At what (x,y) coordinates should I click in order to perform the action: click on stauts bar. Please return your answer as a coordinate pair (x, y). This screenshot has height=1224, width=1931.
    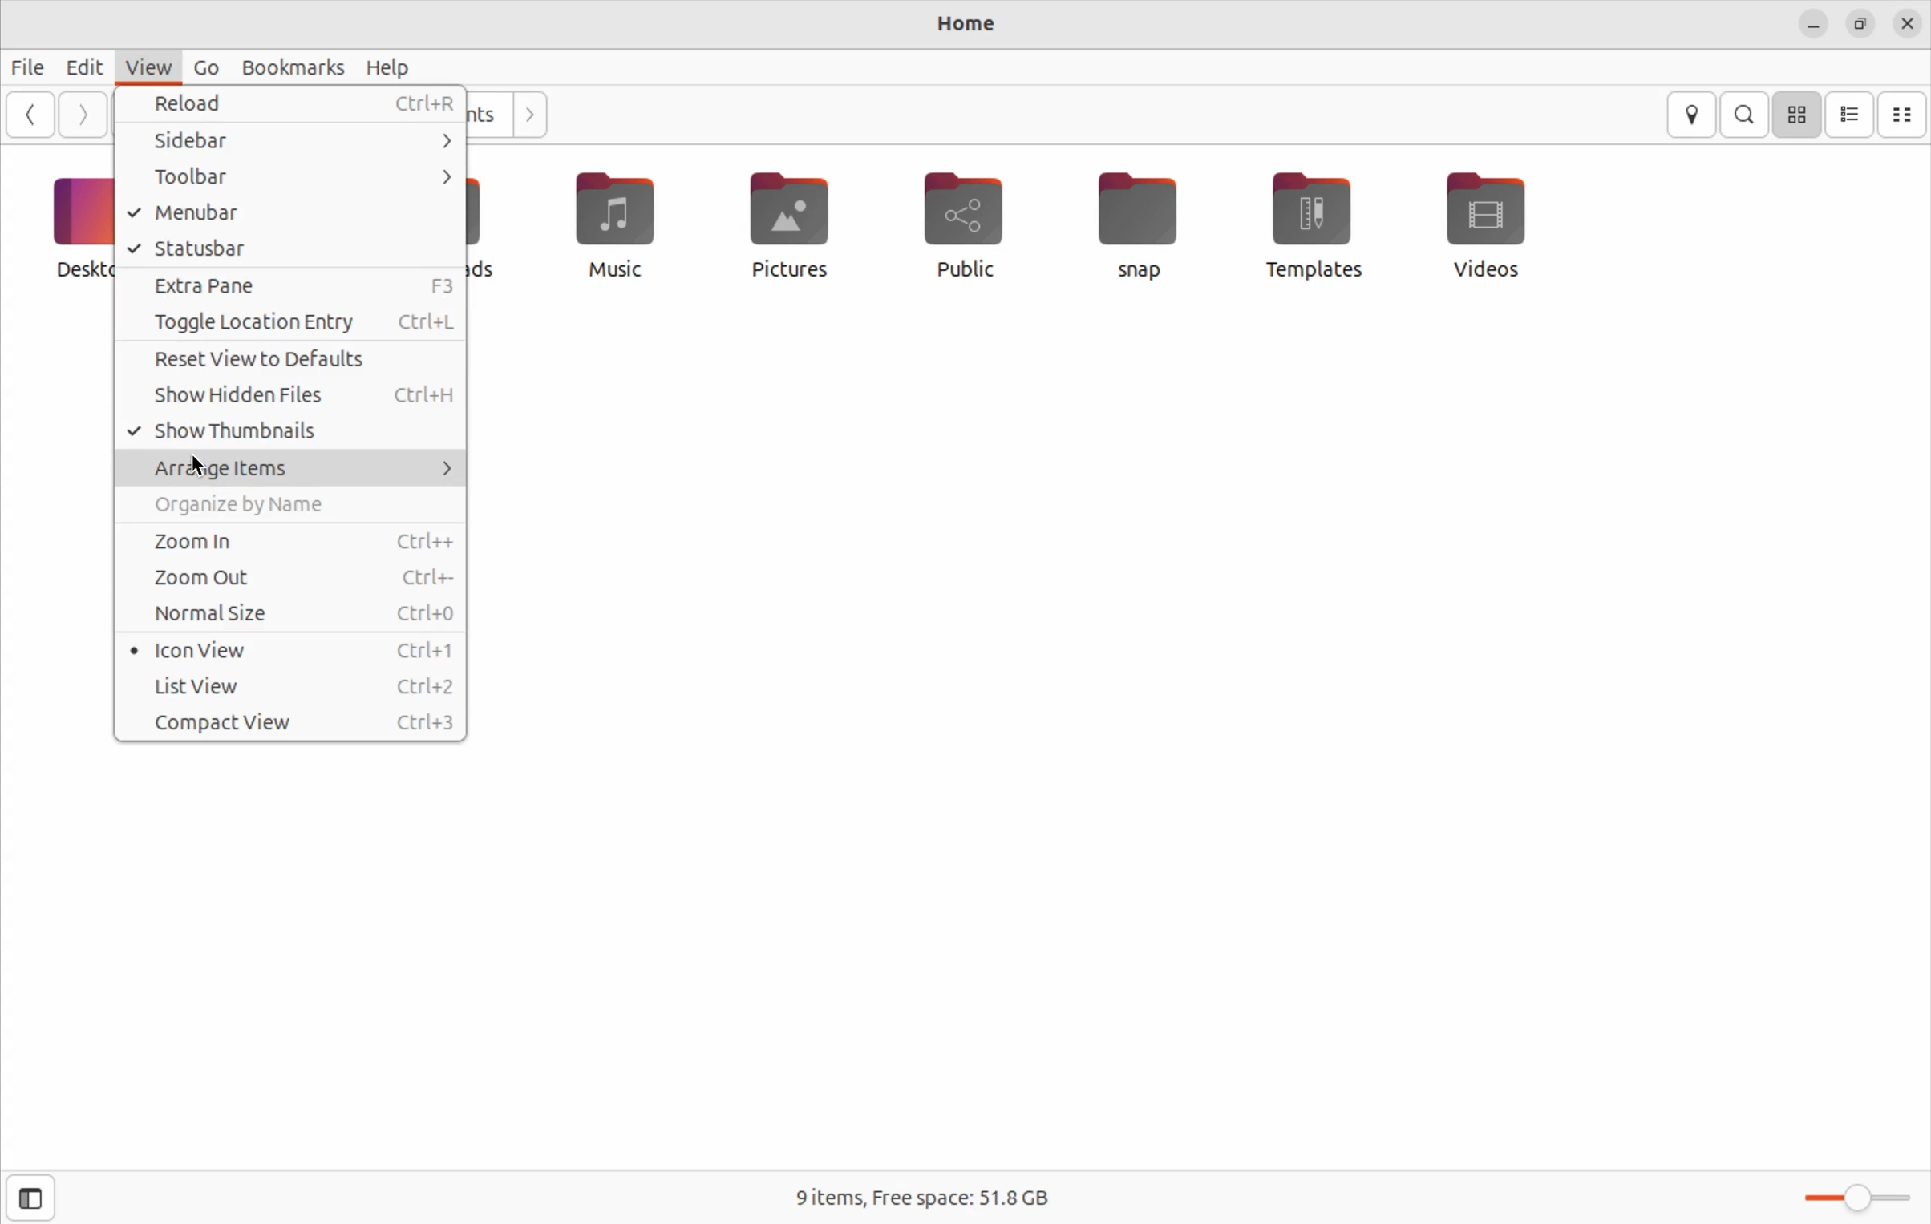
    Looking at the image, I should click on (289, 250).